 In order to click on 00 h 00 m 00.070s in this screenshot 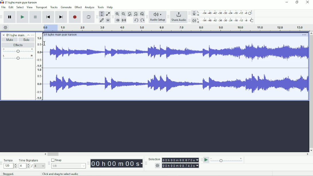, I will do `click(180, 160)`.